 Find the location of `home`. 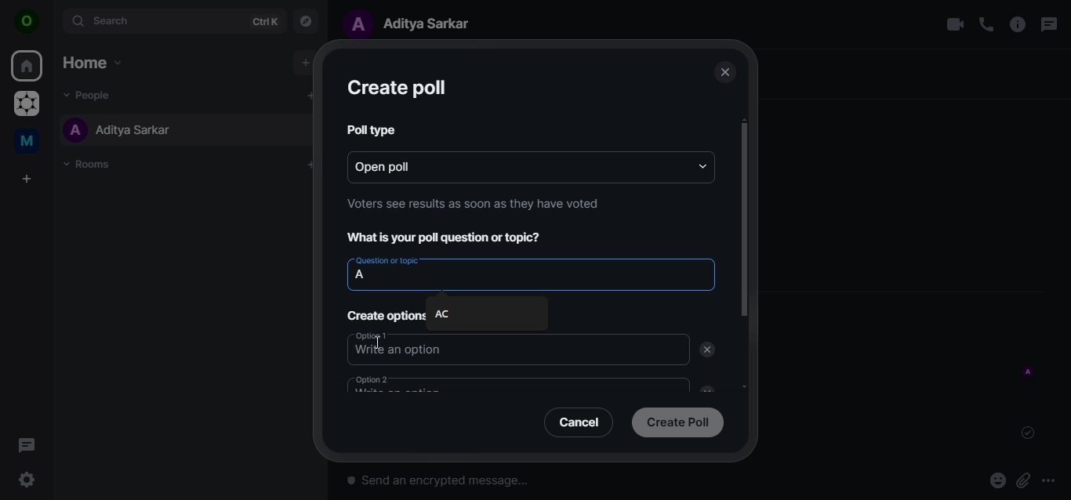

home is located at coordinates (28, 67).